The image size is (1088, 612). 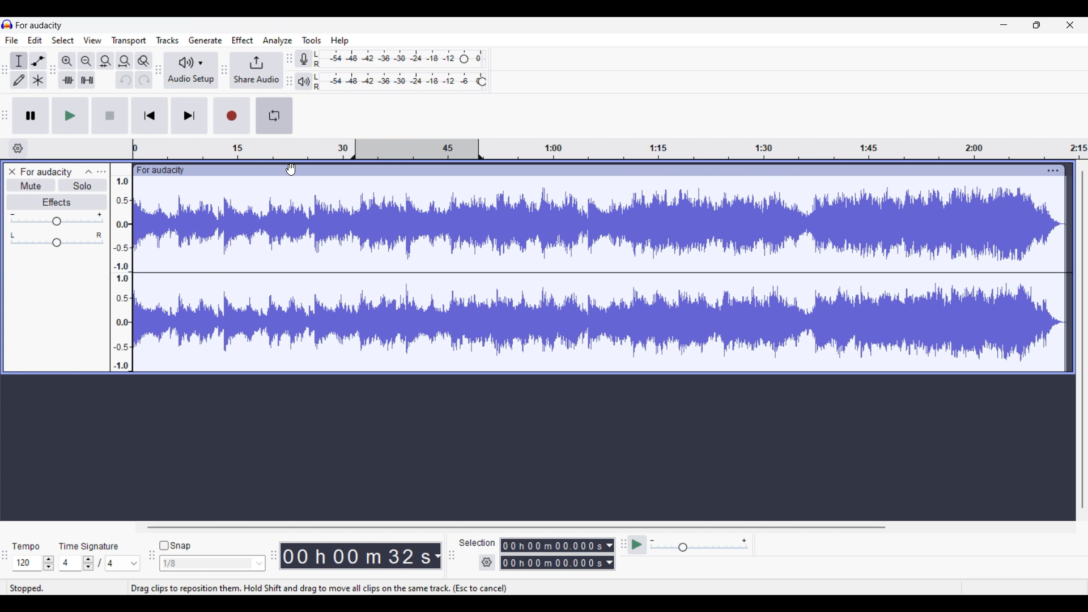 What do you see at coordinates (385, 59) in the screenshot?
I see `Recording level` at bounding box center [385, 59].